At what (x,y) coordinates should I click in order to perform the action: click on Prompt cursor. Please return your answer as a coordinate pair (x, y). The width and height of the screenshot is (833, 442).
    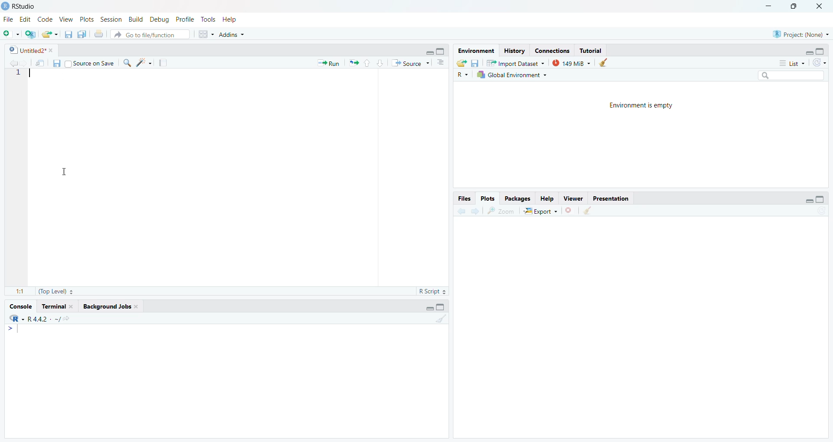
    Looking at the image, I should click on (11, 329).